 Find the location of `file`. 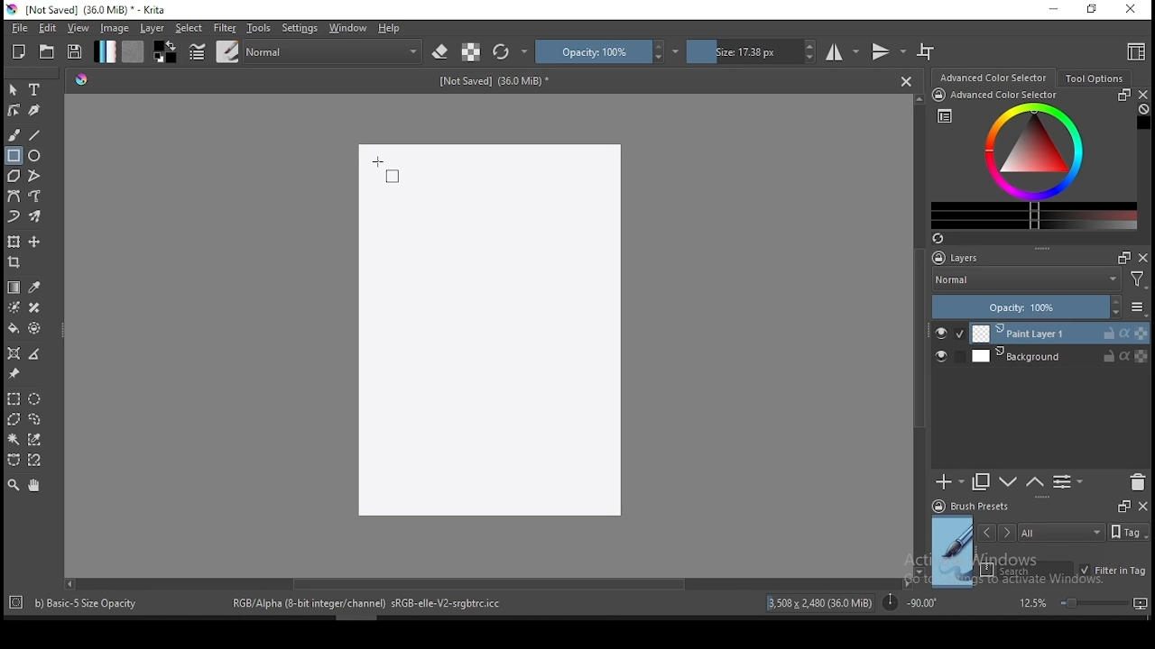

file is located at coordinates (19, 28).